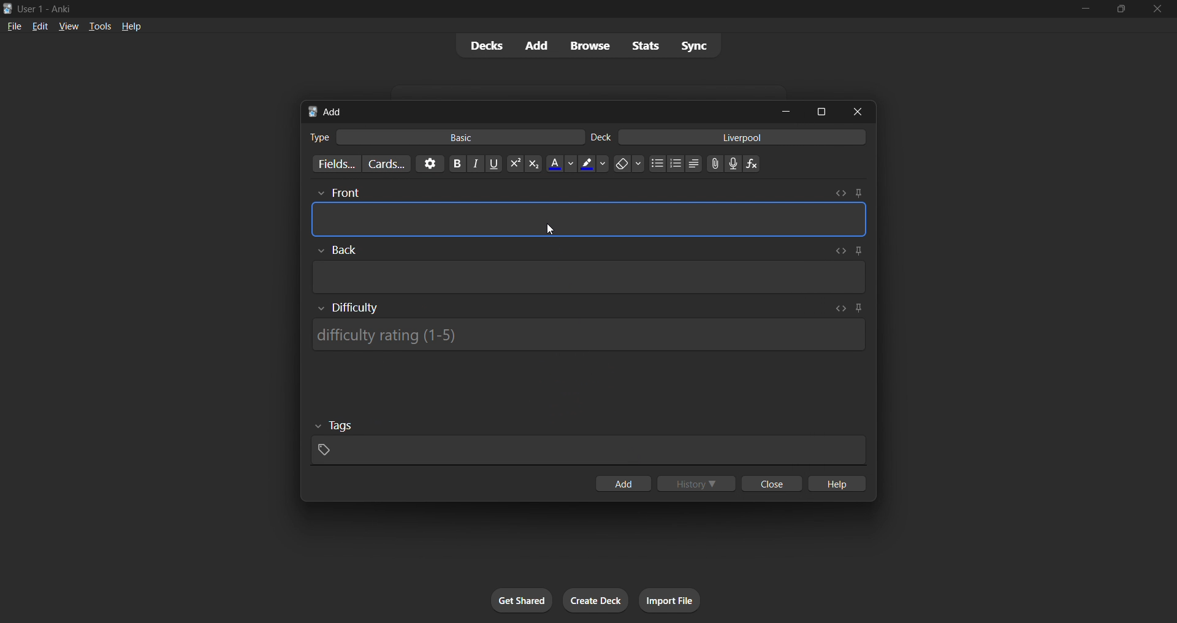 The image size is (1177, 623). What do you see at coordinates (858, 193) in the screenshot?
I see `Toggle sticky` at bounding box center [858, 193].